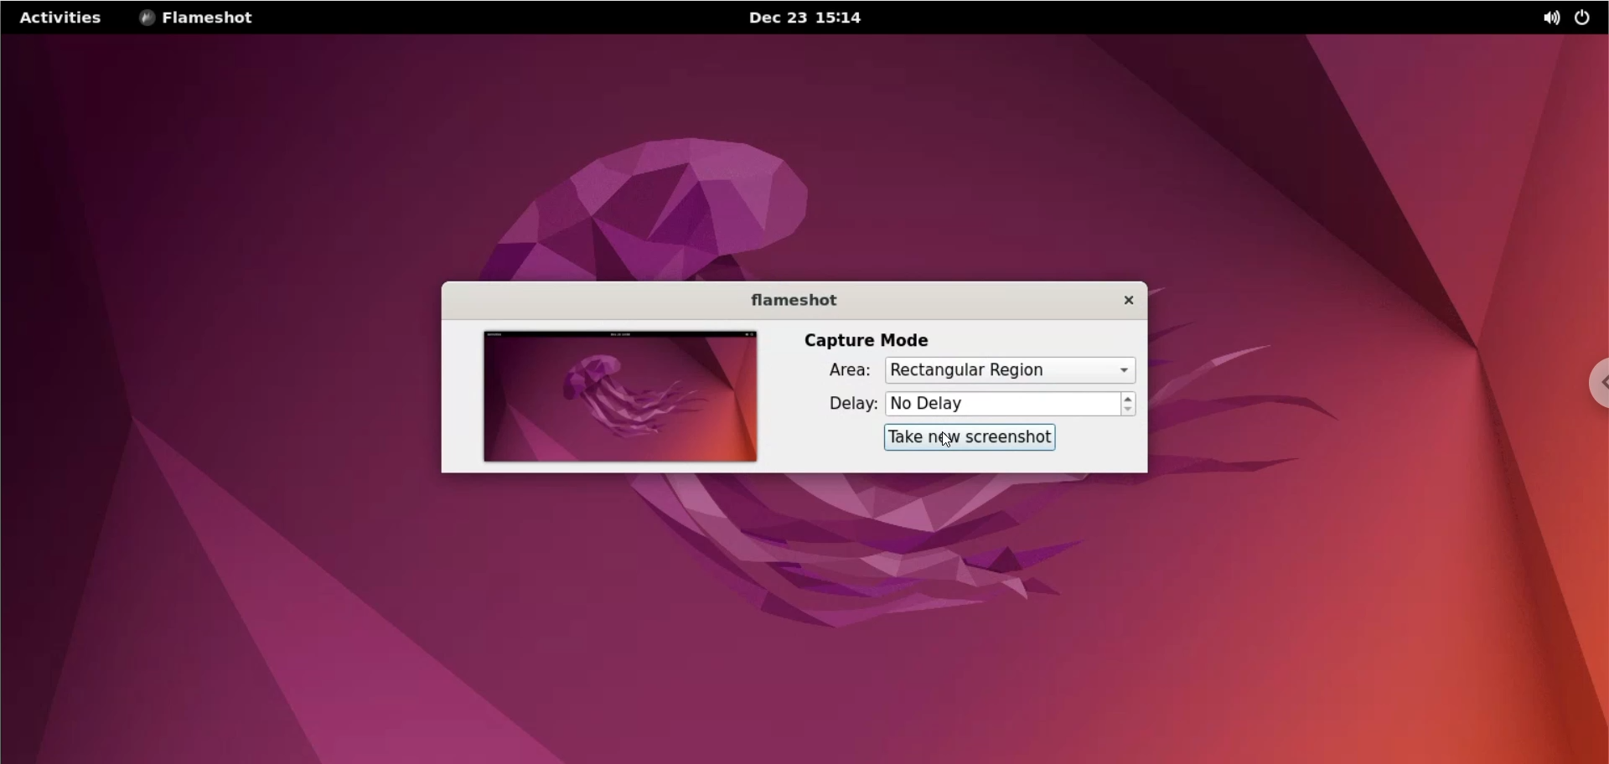 The width and height of the screenshot is (1609, 764). What do you see at coordinates (1119, 302) in the screenshot?
I see `close` at bounding box center [1119, 302].